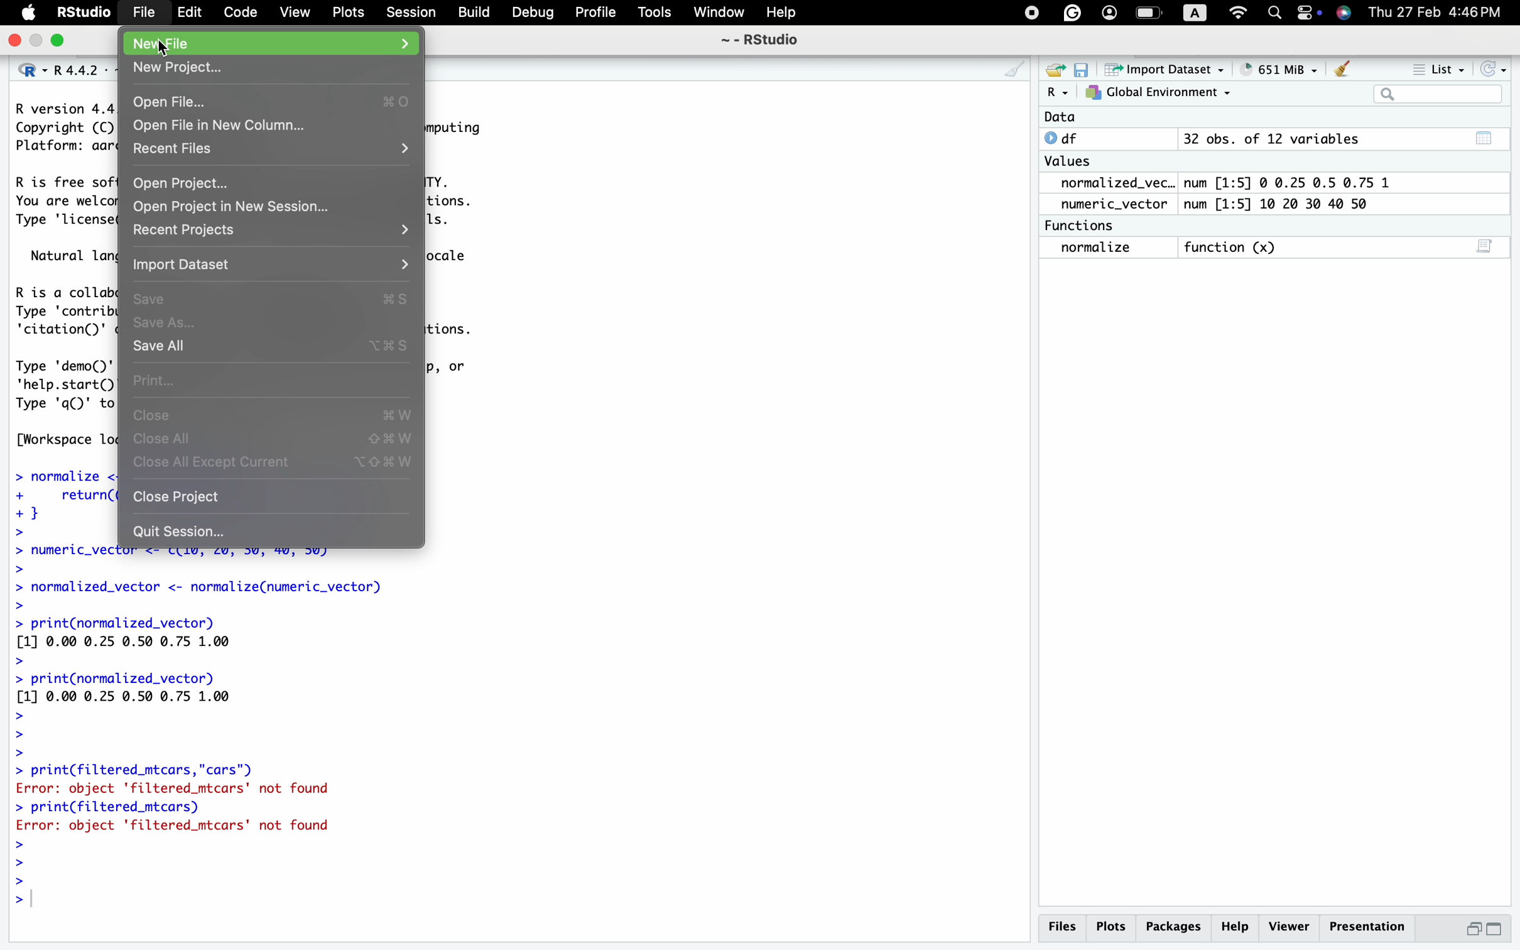 The width and height of the screenshot is (1520, 950). Describe the element at coordinates (1485, 928) in the screenshot. I see `maximize/minimize button` at that location.